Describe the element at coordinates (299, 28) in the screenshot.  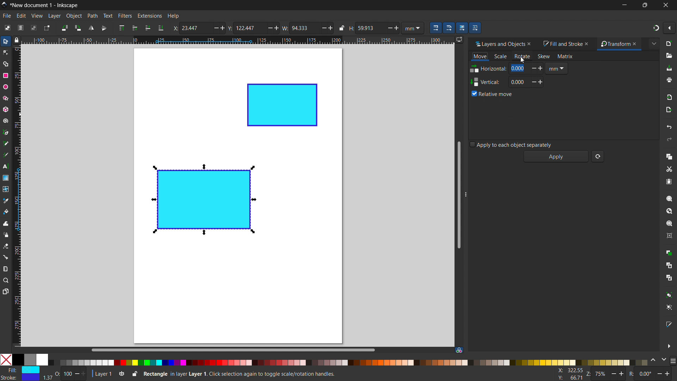
I see `W: 94.333` at that location.